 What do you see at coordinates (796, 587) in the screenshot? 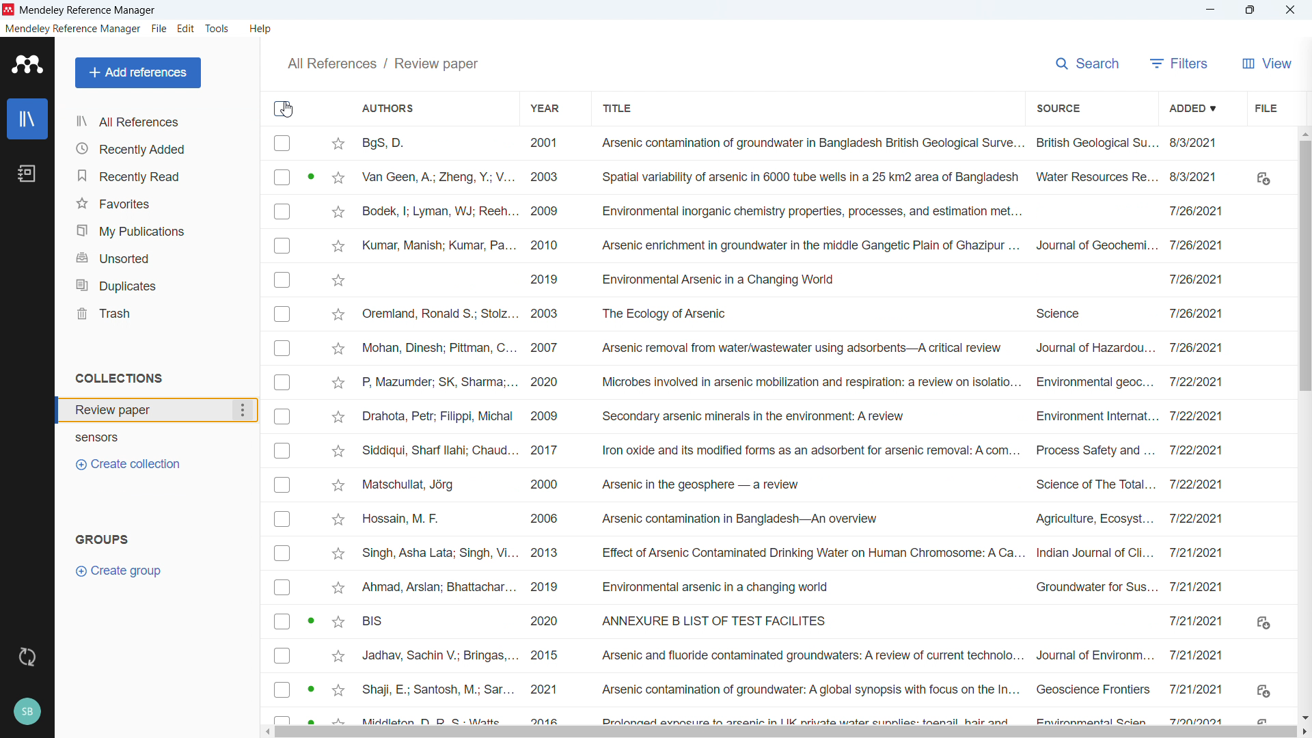
I see `Praveen, Prashant; Loh, K... 2013 Simultaneous extraction and biodegradation of phenol in a hollow fiber suppo... Journal of Membran... 10/22/2024` at bounding box center [796, 587].